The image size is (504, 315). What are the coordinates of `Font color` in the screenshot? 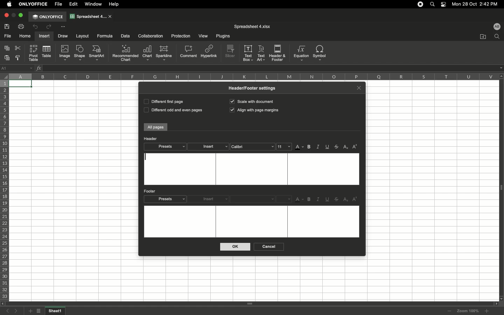 It's located at (300, 200).